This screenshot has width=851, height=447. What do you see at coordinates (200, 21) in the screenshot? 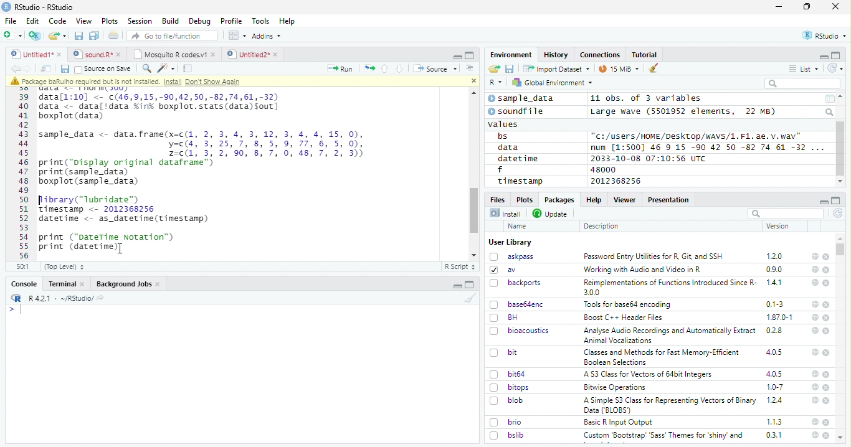
I see `Debug` at bounding box center [200, 21].